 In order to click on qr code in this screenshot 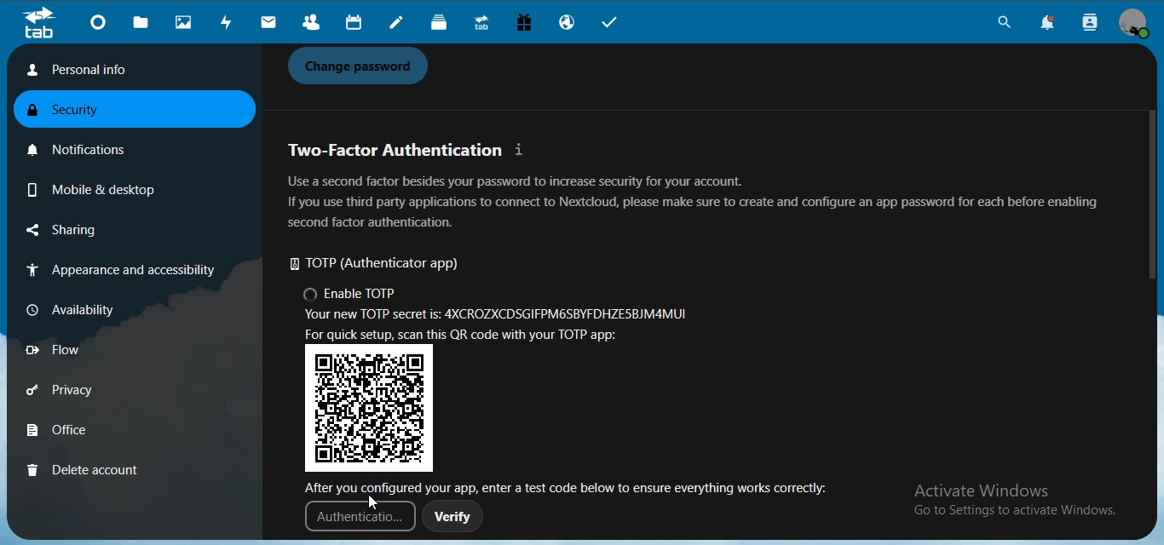, I will do `click(372, 408)`.